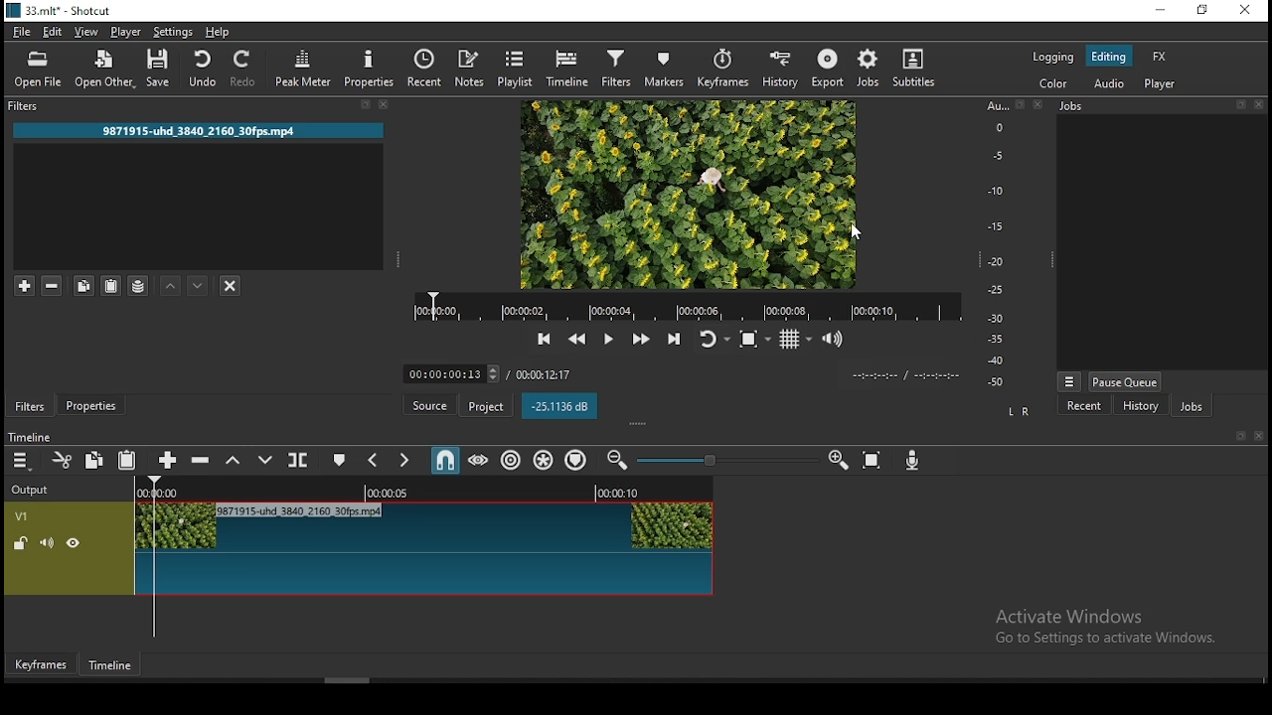 This screenshot has height=715, width=1272. Describe the element at coordinates (470, 68) in the screenshot. I see `notes` at that location.